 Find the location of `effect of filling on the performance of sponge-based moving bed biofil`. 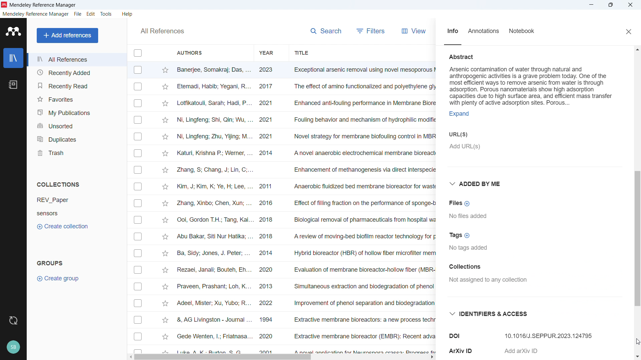

effect of filling on the performance of sponge-based moving bed biofil is located at coordinates (364, 202).